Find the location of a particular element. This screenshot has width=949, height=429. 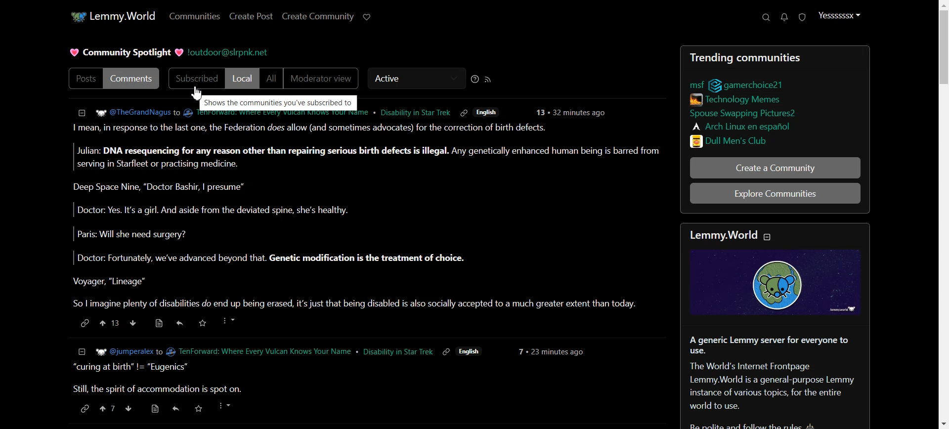

All is located at coordinates (271, 79).